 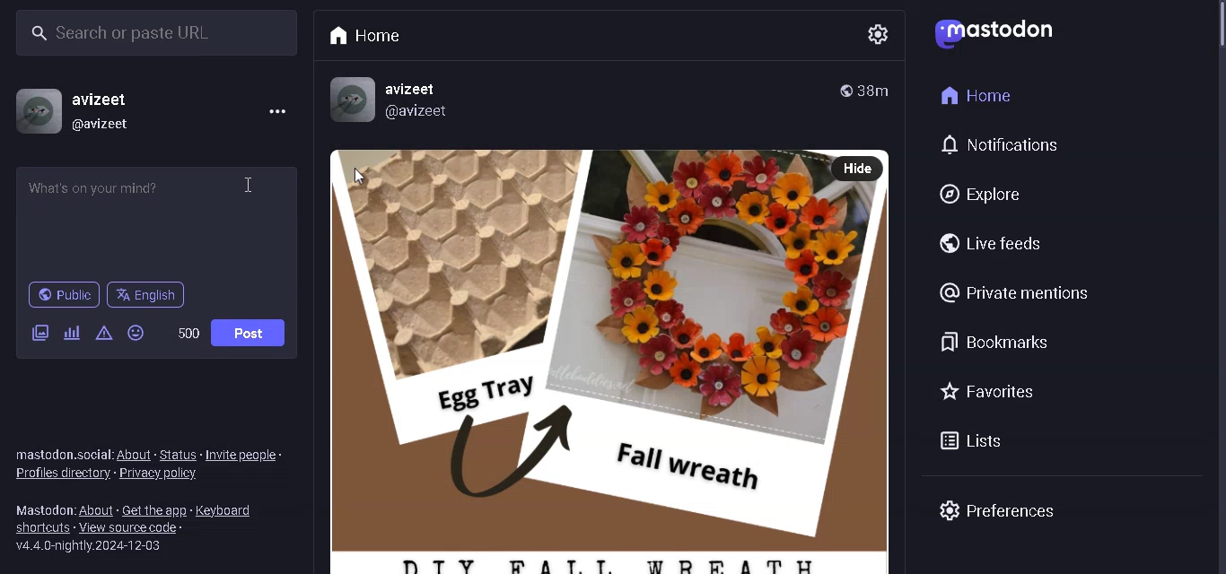 What do you see at coordinates (997, 509) in the screenshot?
I see `preferences` at bounding box center [997, 509].